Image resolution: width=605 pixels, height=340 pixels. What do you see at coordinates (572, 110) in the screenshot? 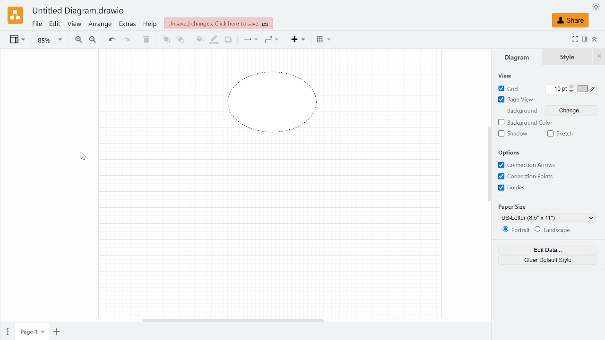
I see `Change` at bounding box center [572, 110].